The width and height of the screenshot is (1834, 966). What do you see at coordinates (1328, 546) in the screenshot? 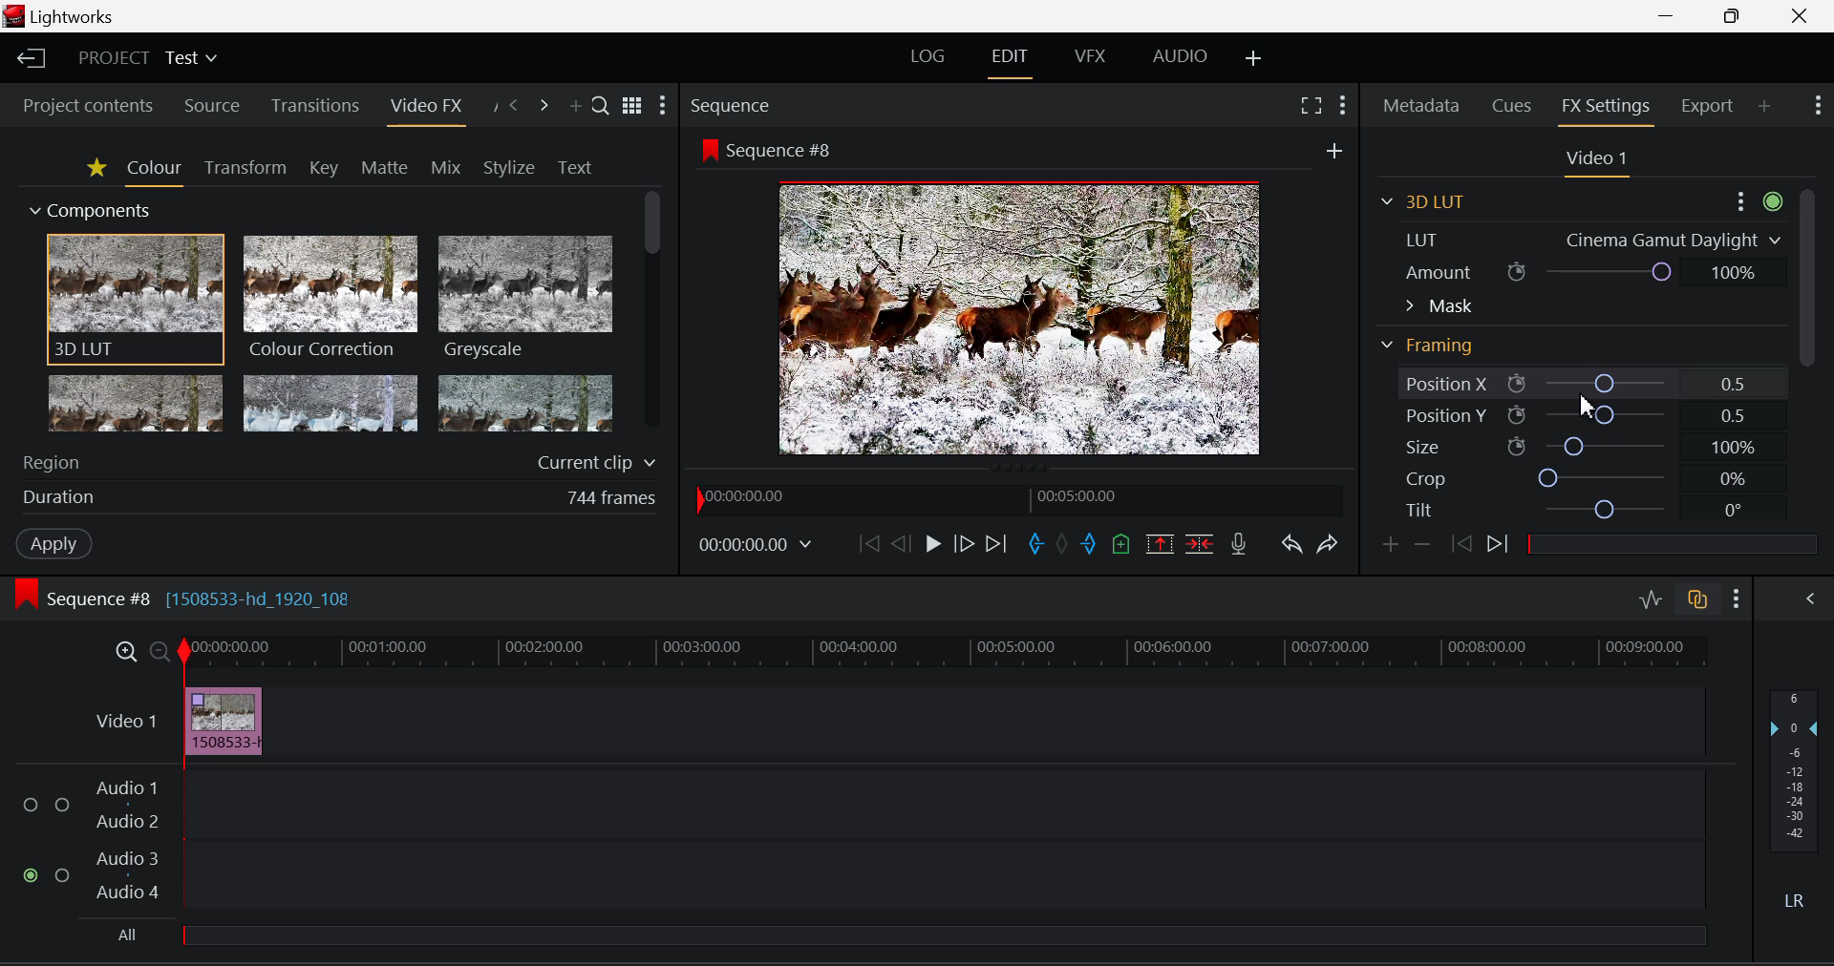
I see `Redo` at bounding box center [1328, 546].